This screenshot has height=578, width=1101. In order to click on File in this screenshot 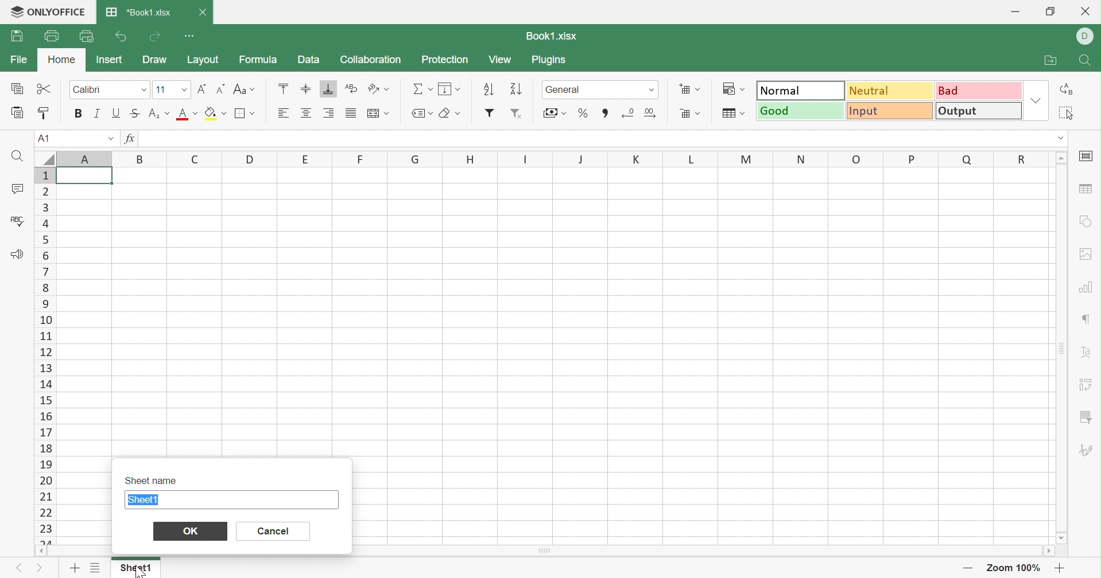, I will do `click(20, 58)`.